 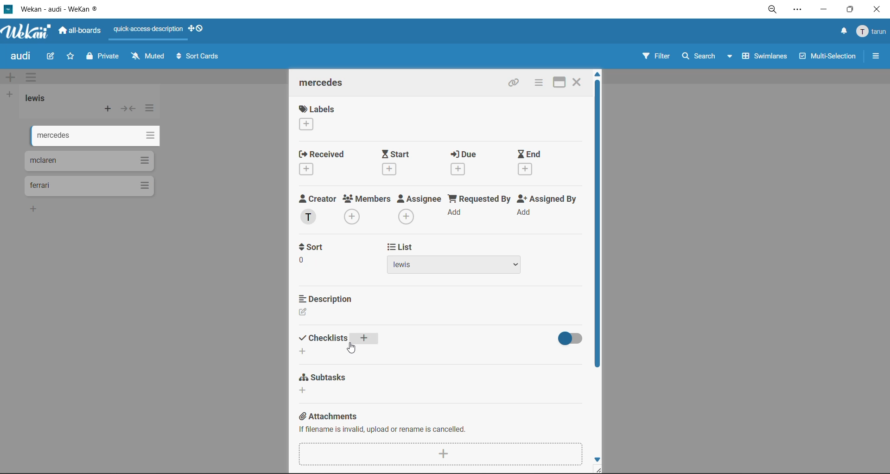 I want to click on swimlane actions, so click(x=34, y=78).